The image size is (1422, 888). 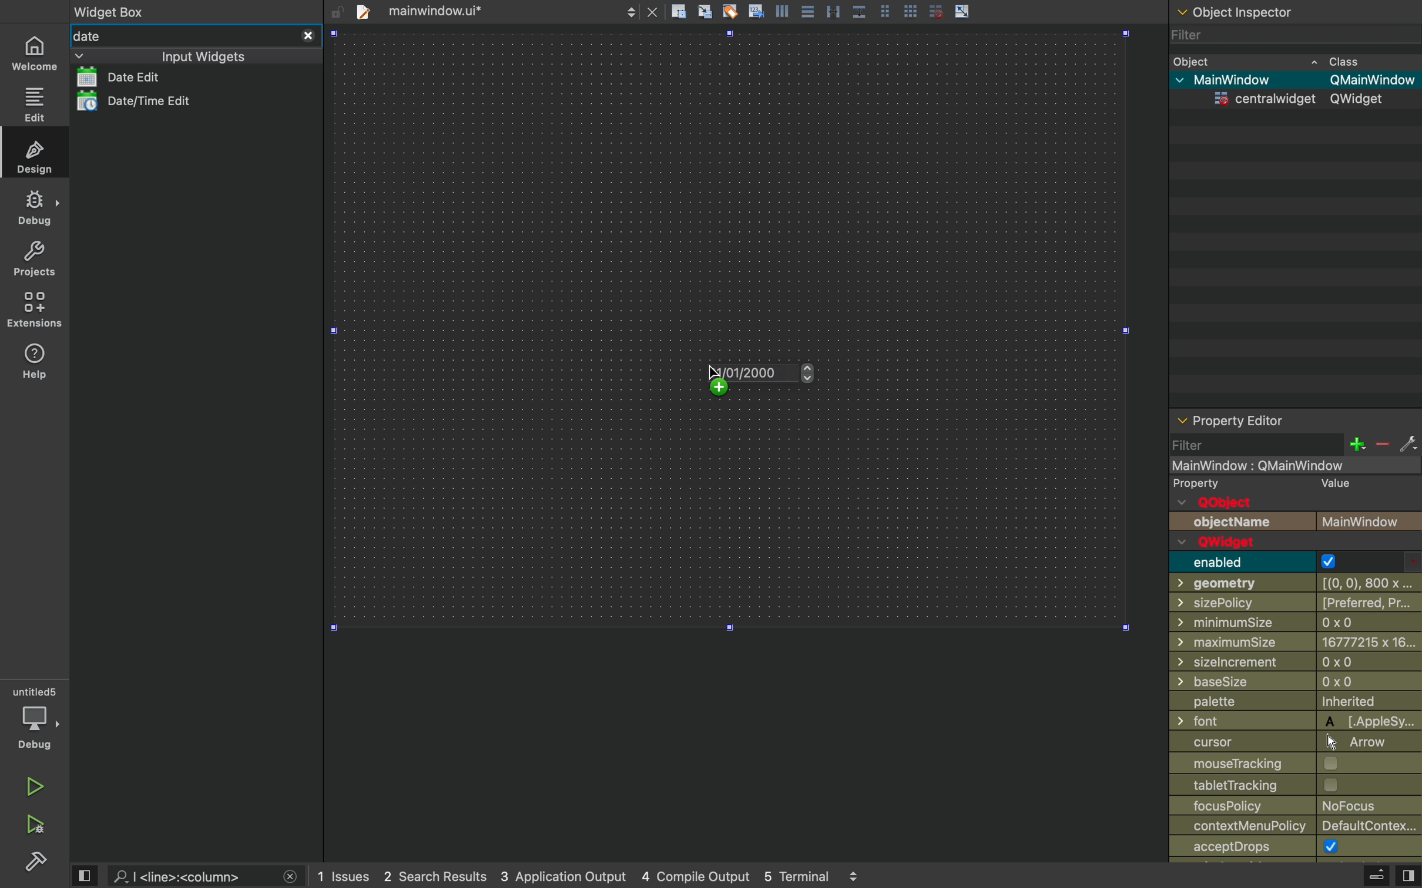 What do you see at coordinates (652, 10) in the screenshot?
I see `close` at bounding box center [652, 10].